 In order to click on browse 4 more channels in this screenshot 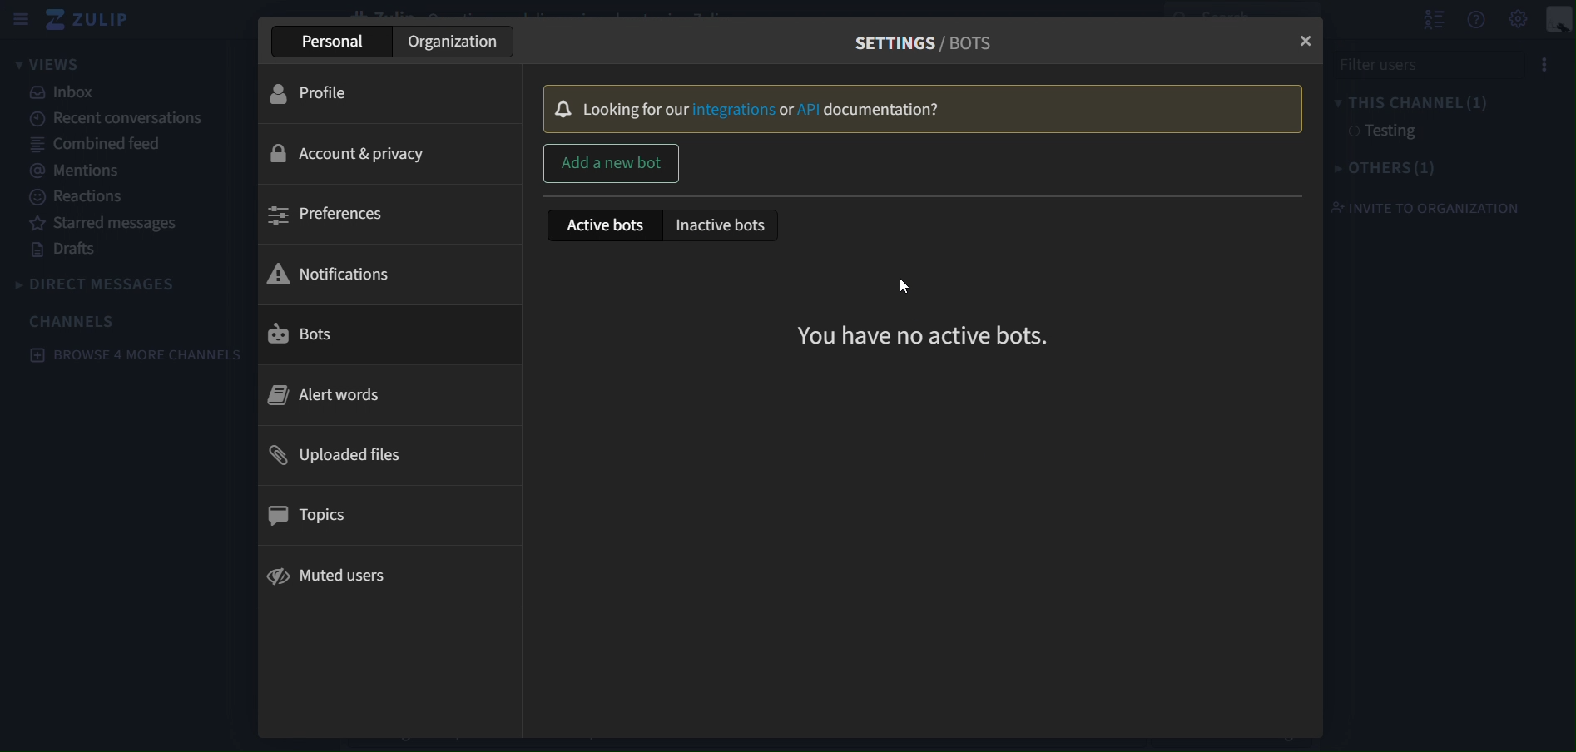, I will do `click(132, 355)`.